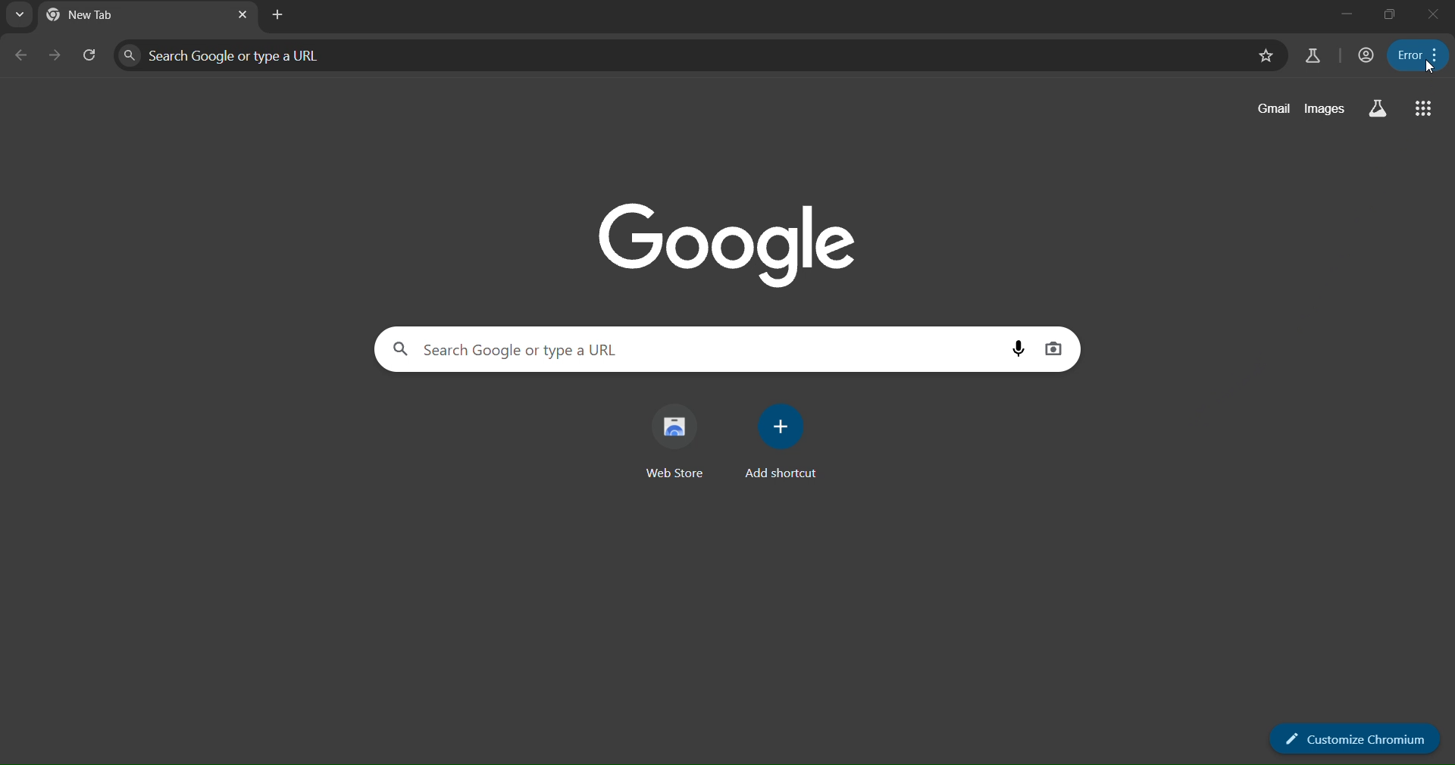 The height and width of the screenshot is (765, 1455). Describe the element at coordinates (1363, 55) in the screenshot. I see `account` at that location.